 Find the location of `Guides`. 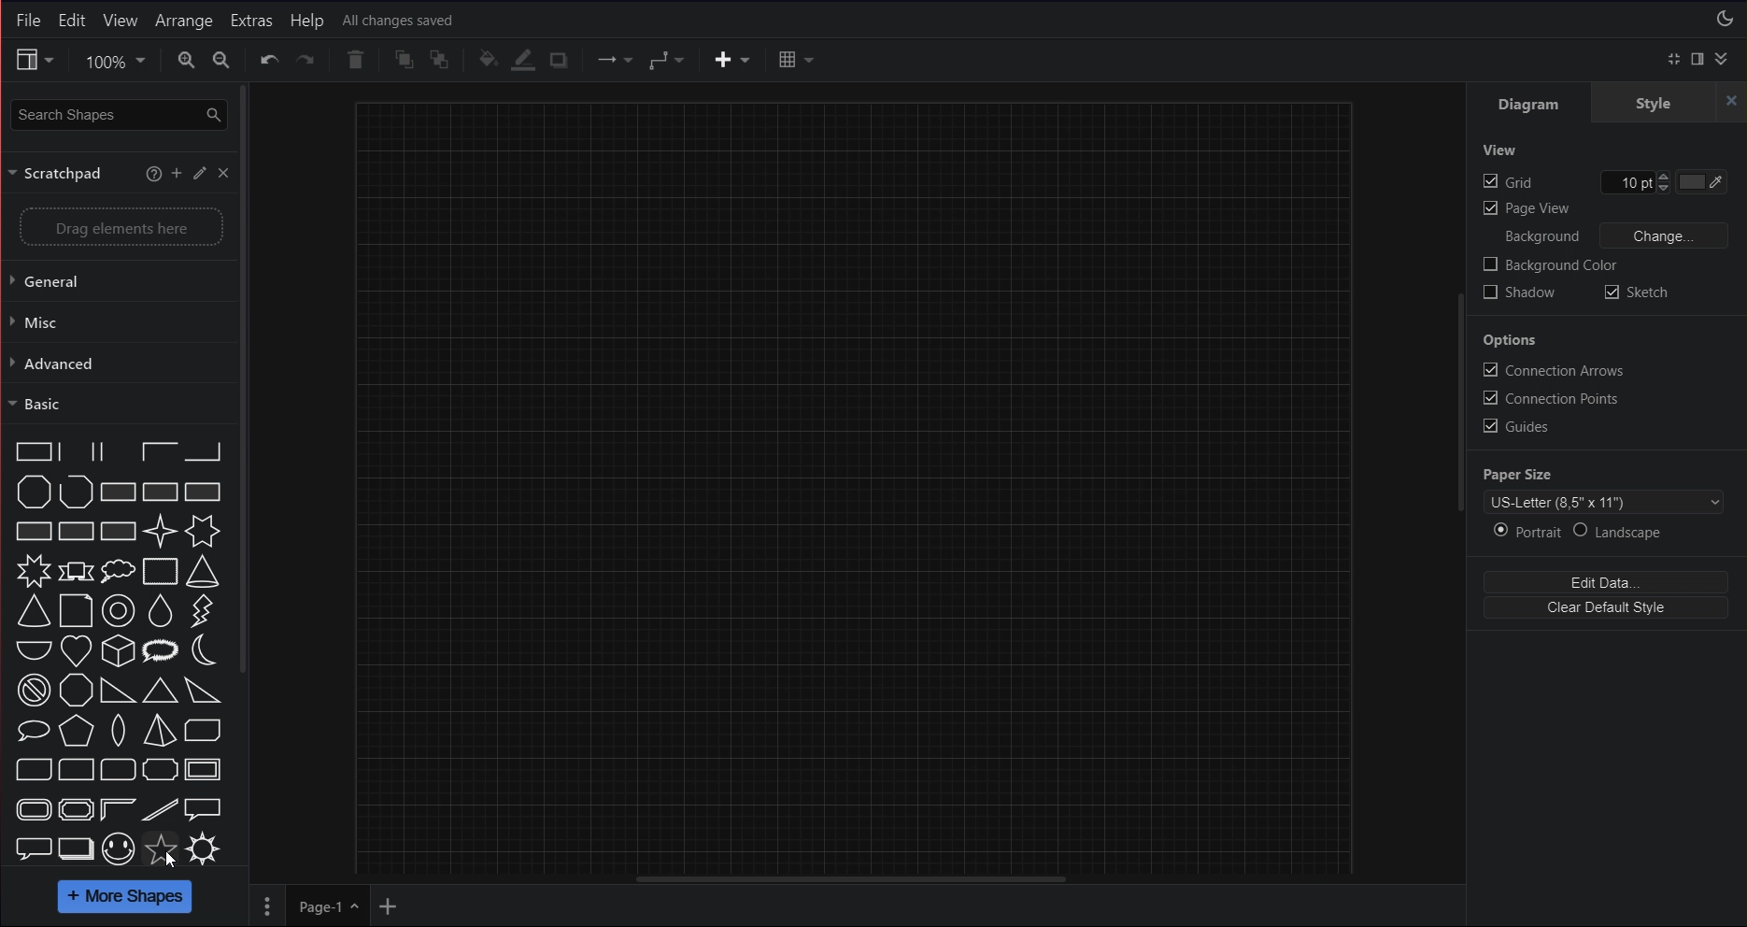

Guides is located at coordinates (1515, 426).